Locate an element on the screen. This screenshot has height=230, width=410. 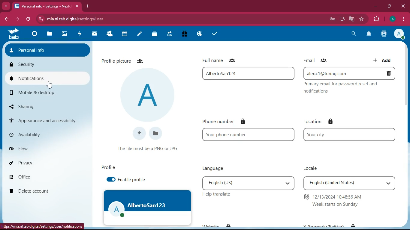
email is located at coordinates (309, 60).